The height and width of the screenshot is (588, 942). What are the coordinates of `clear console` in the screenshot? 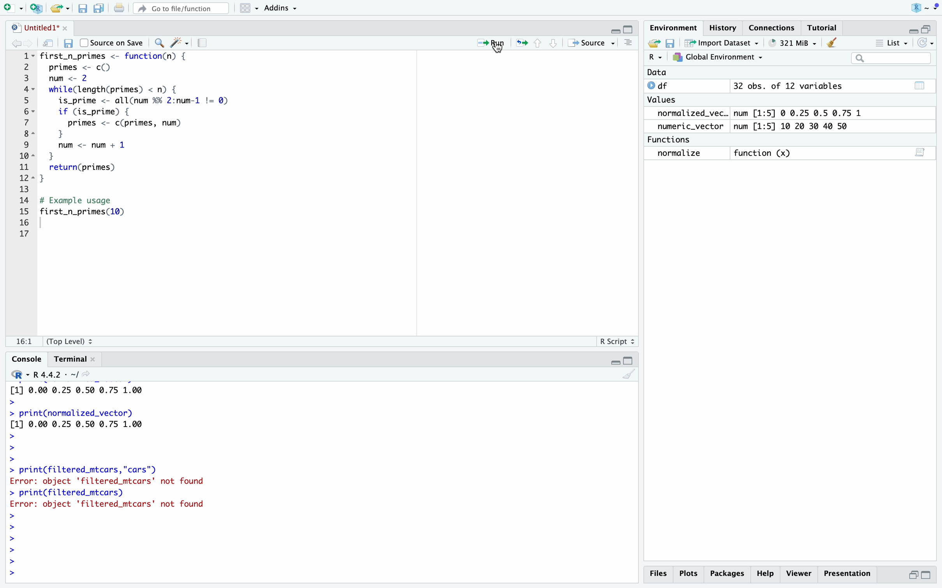 It's located at (624, 376).